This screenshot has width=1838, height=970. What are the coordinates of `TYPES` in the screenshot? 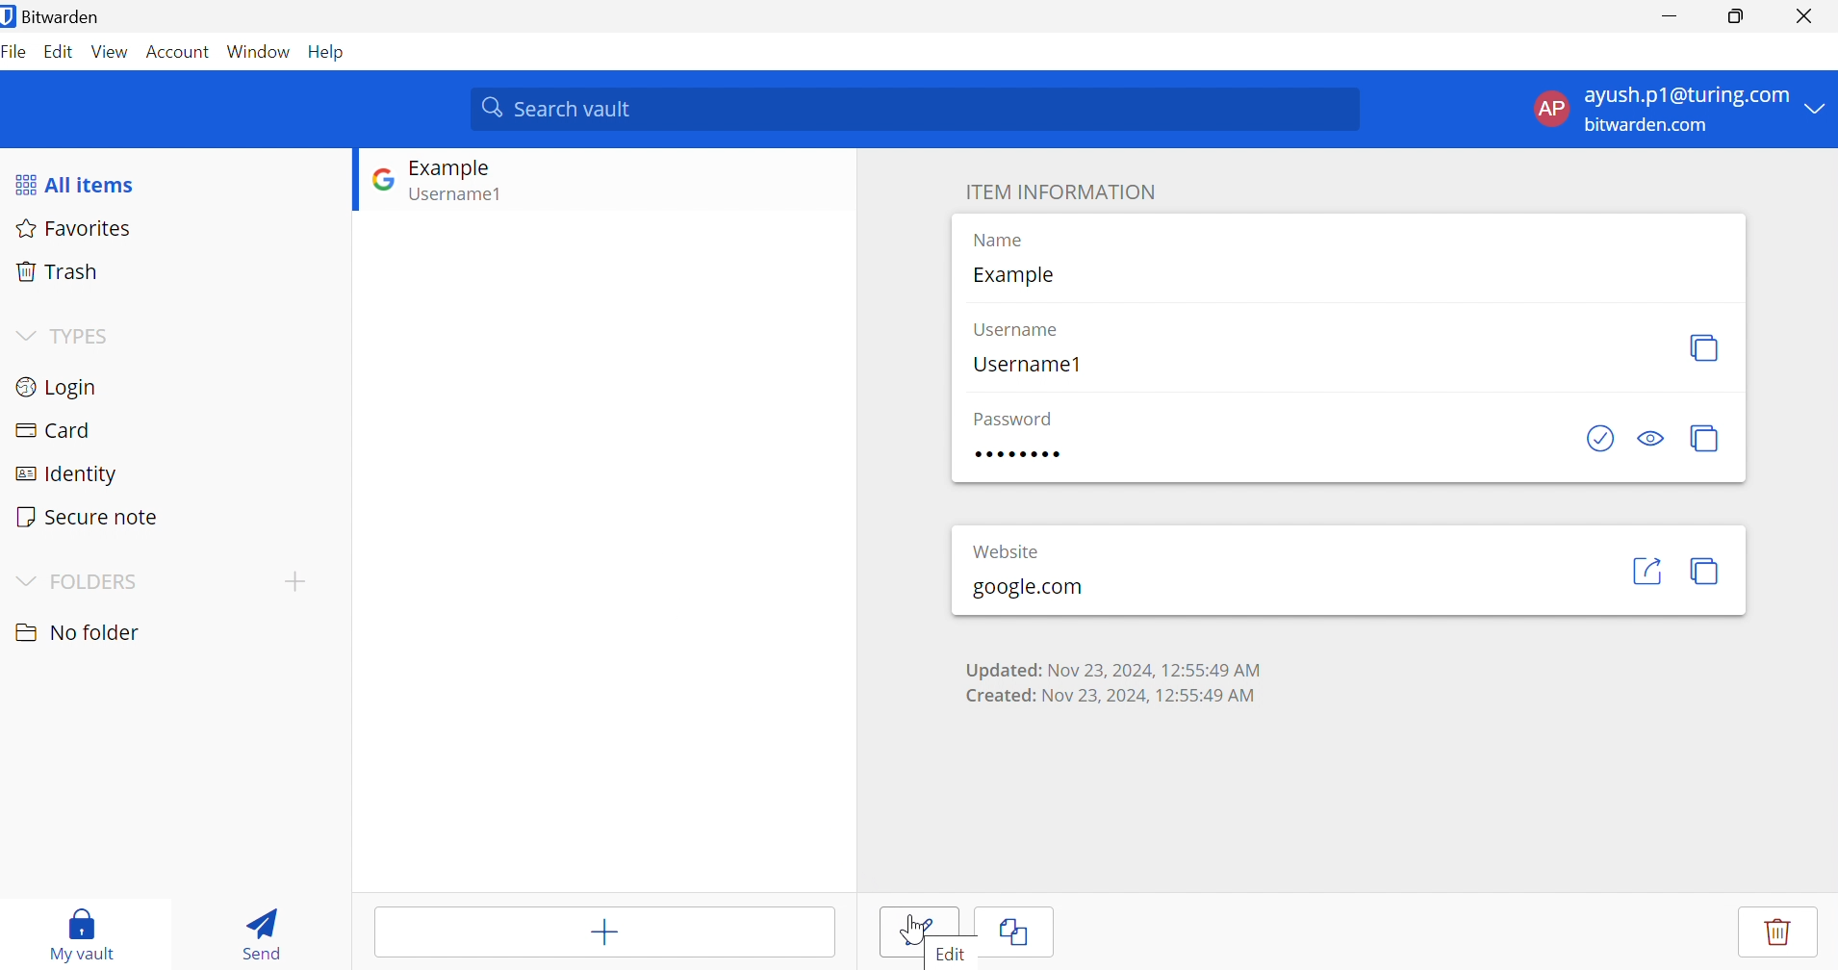 It's located at (84, 335).